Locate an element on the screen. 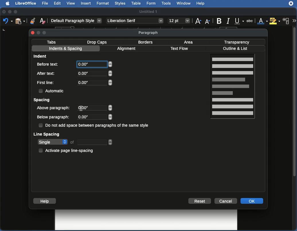 The image size is (297, 231). More is located at coordinates (294, 20).